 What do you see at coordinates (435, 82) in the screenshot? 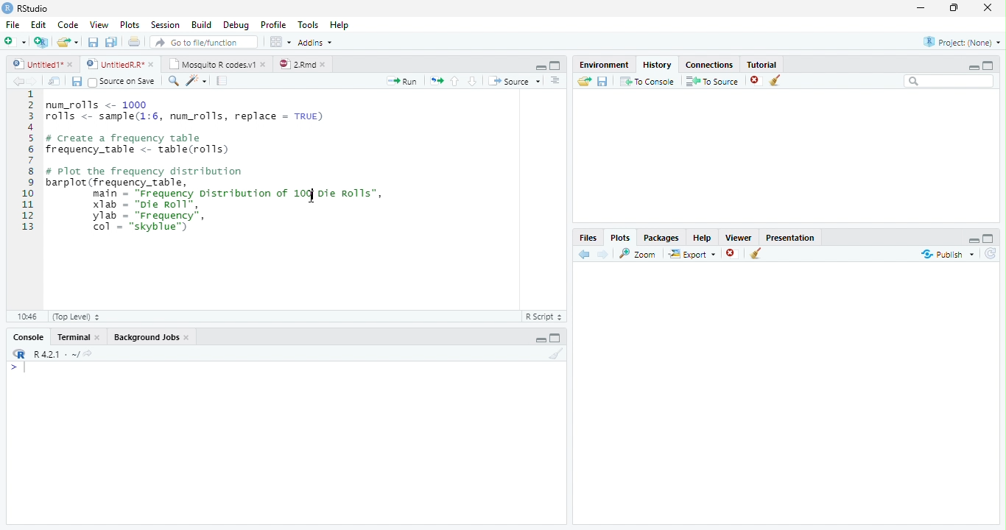
I see `Re run previous code region` at bounding box center [435, 82].